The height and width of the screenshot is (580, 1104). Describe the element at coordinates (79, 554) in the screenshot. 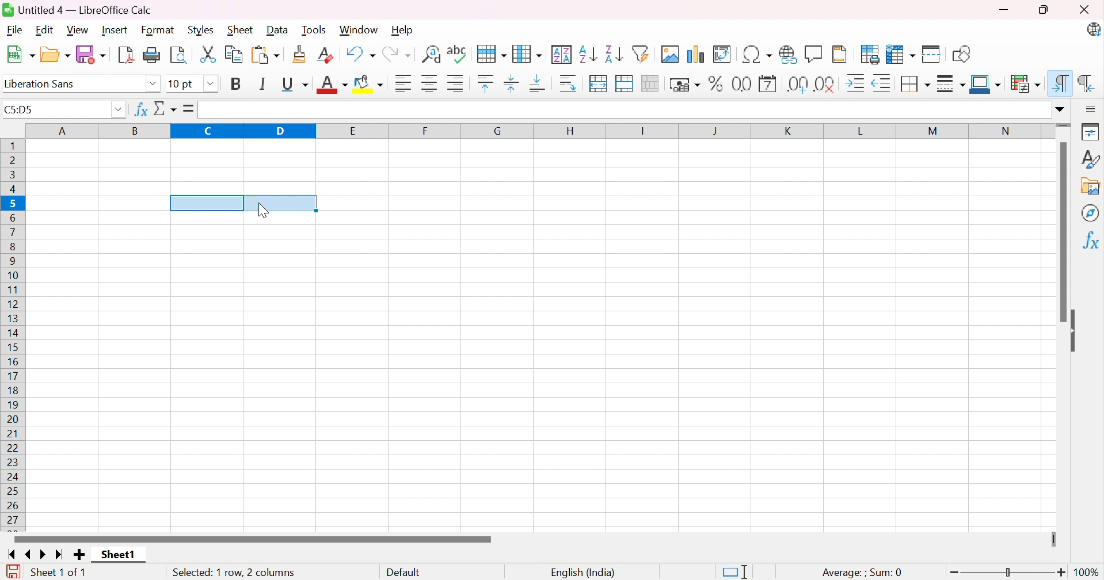

I see `Add new sheet` at that location.